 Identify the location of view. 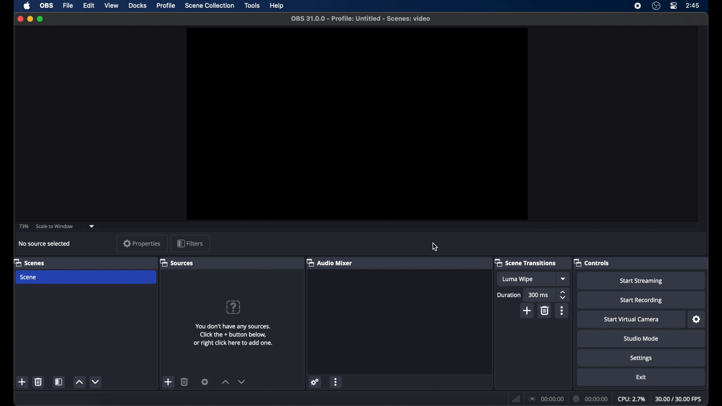
(111, 6).